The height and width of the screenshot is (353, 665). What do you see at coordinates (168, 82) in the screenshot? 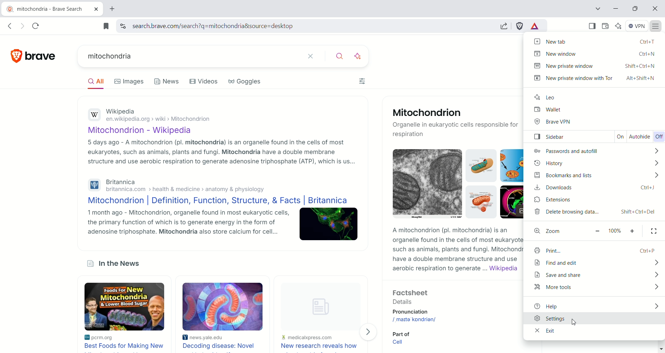
I see `News` at bounding box center [168, 82].